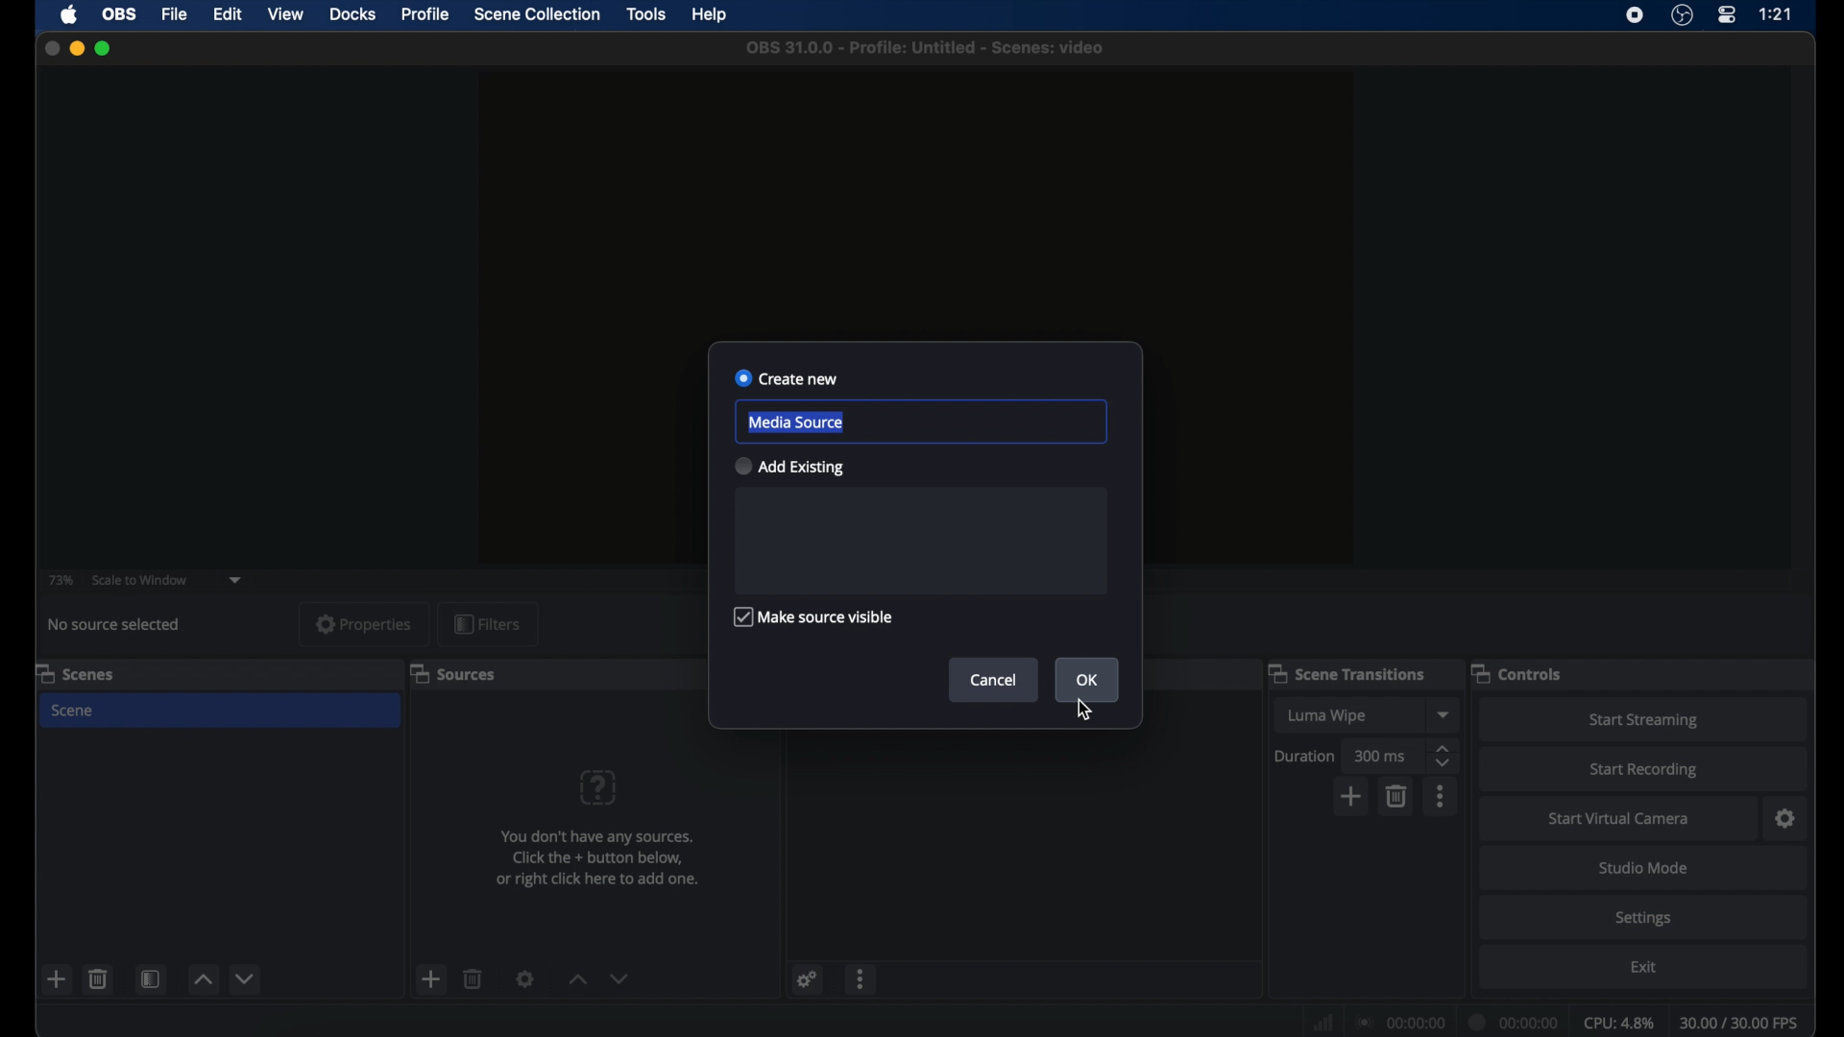 The height and width of the screenshot is (1037, 1844). Describe the element at coordinates (1083, 710) in the screenshot. I see `cursor` at that location.